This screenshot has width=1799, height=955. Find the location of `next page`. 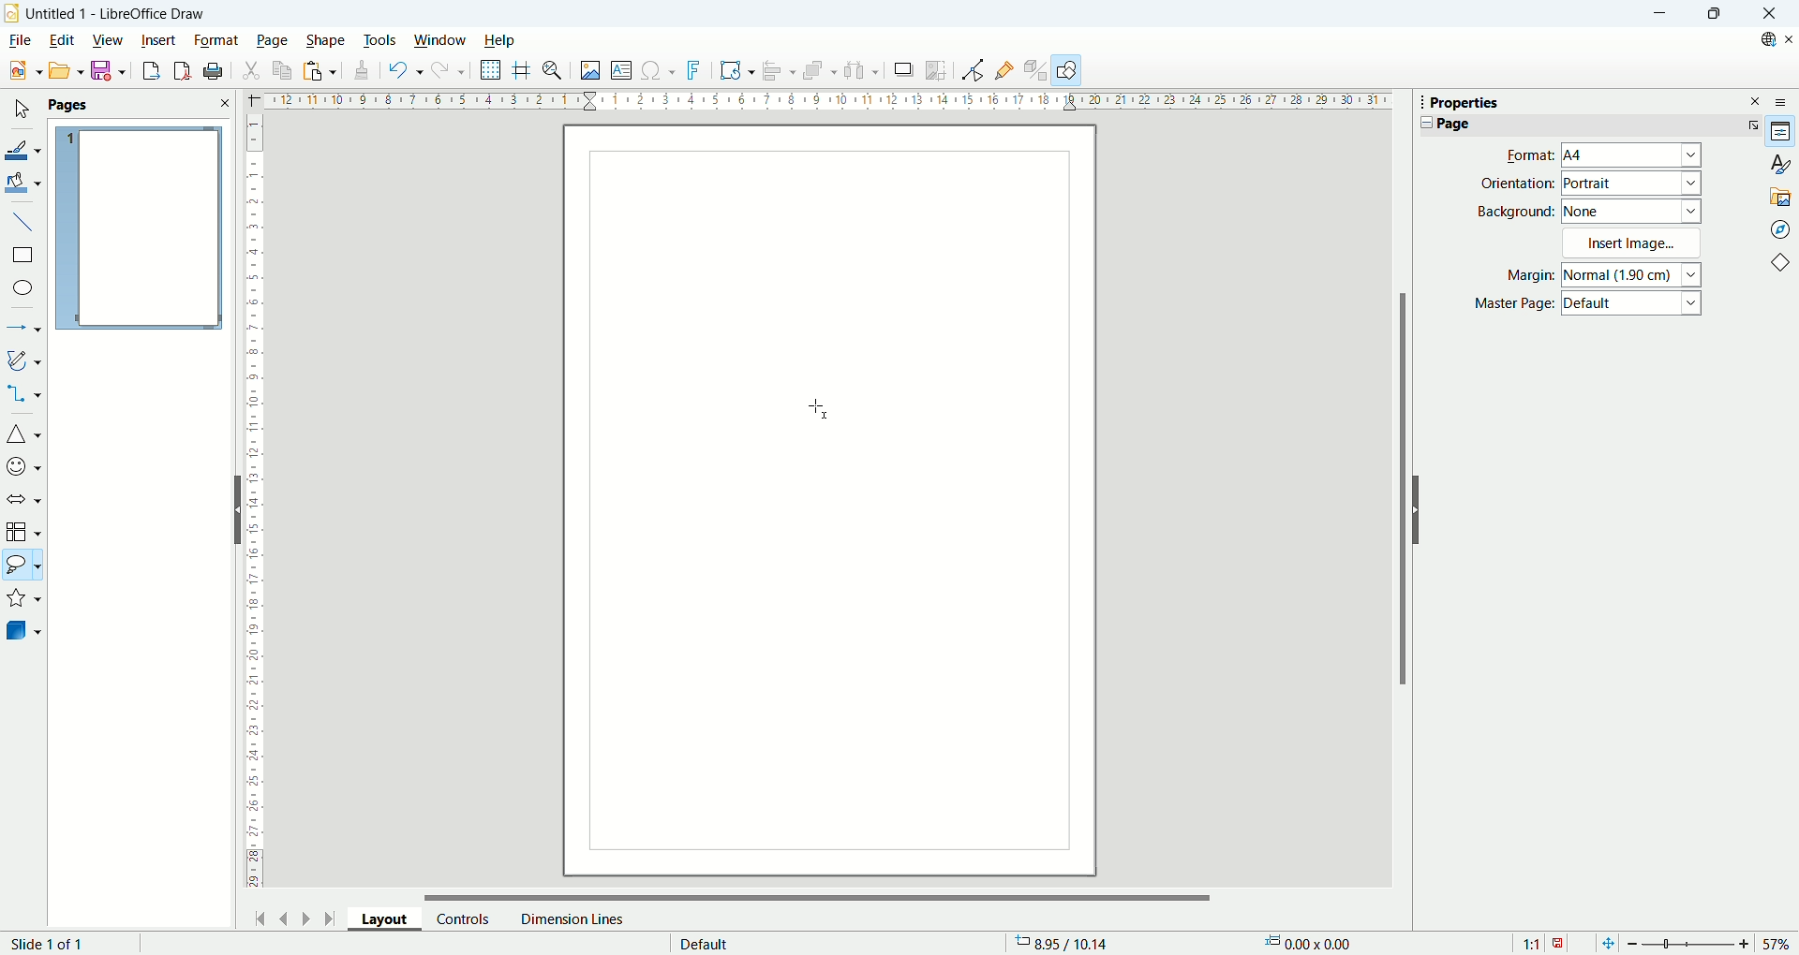

next page is located at coordinates (303, 917).